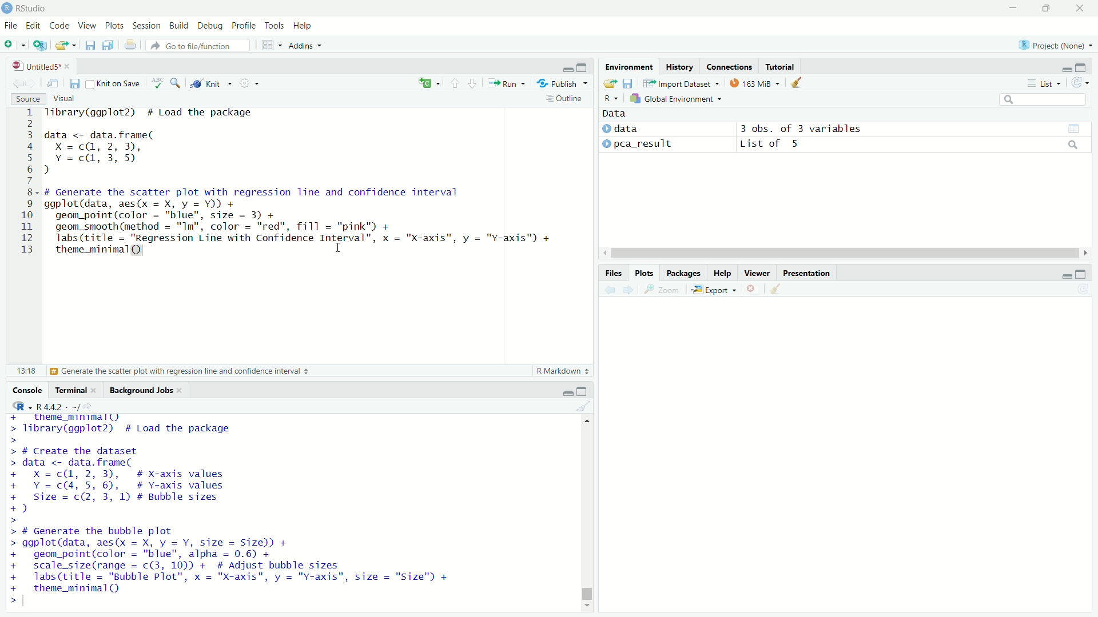  I want to click on + _ theme_mnimall)

> library(ggplot2) # Load the package

>

> # Create the dataset

> data <- data.frame(

+ X=c@, 2,3), # X-axis values

+ Y=c(4, 5, 6), # Y-axis values

+ Size = c(2, 3, 1) # Bubble sizes

+)

>

> # Generate the bubble plot

> ggplot(data, aes(x = X, y = Y, size = Size)) +

+ geom_point(color = "blue", alpha = 0.6) +

+ scale_size(range = c(3, 10)) + # Adjust bubble sizes
+ labs(title = "Bubble Plot", x = "X-axis", y = "Y-axis", size = "Size") +
+ theme_minimal()

>, so click(233, 510).